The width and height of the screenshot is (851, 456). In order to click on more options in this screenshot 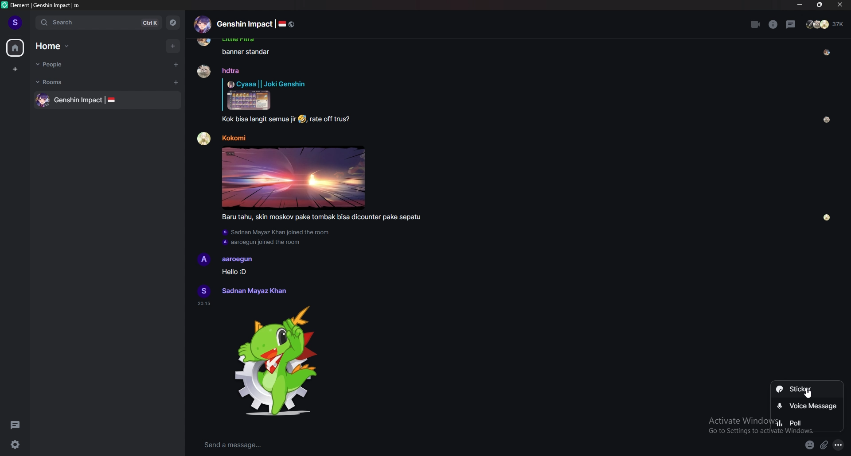, I will do `click(838, 445)`.